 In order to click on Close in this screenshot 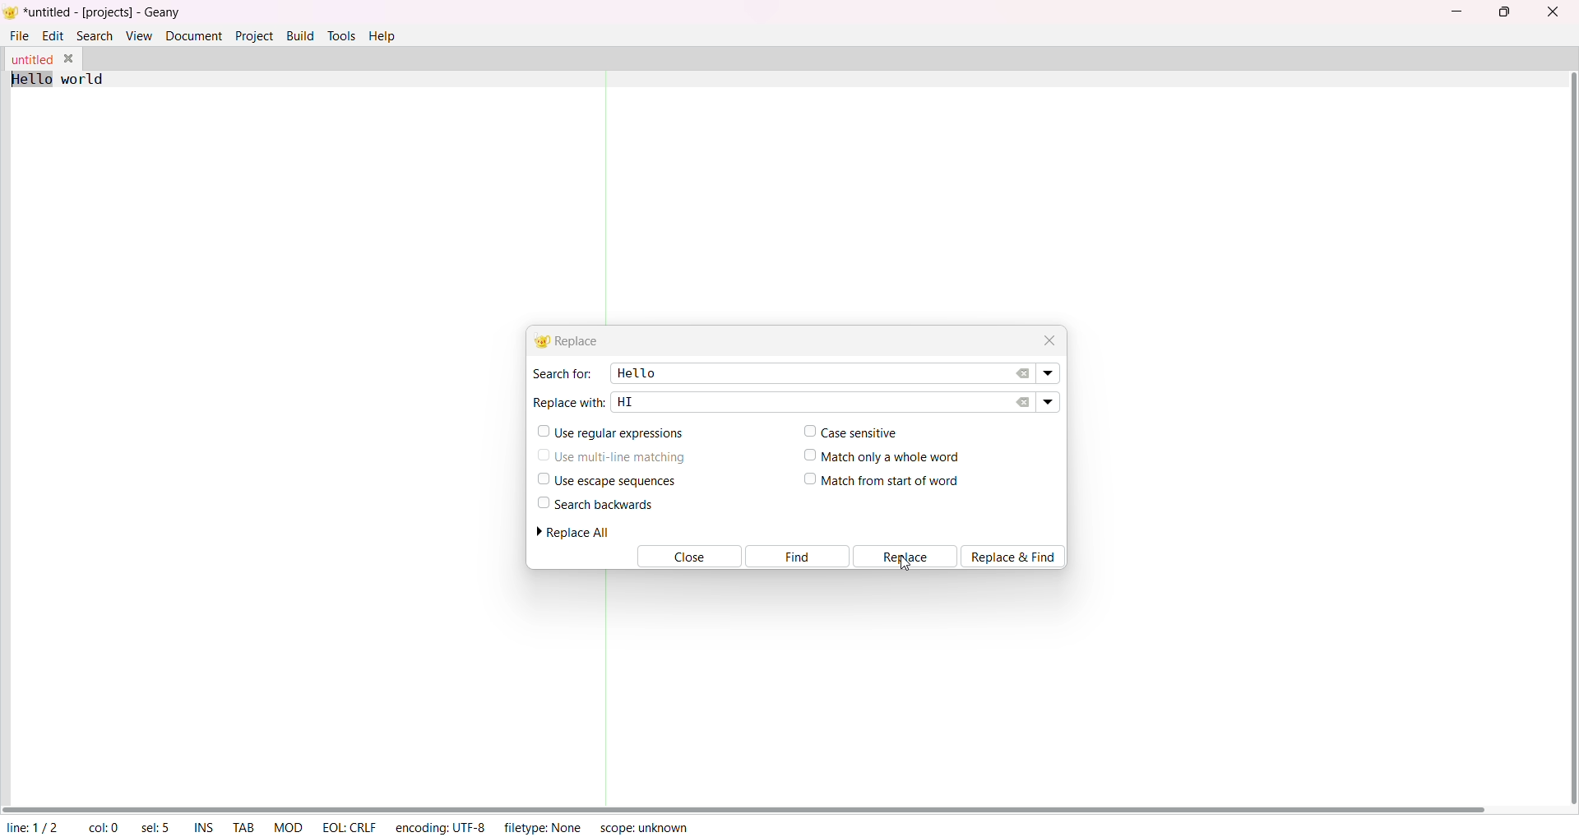, I will do `click(687, 557)`.